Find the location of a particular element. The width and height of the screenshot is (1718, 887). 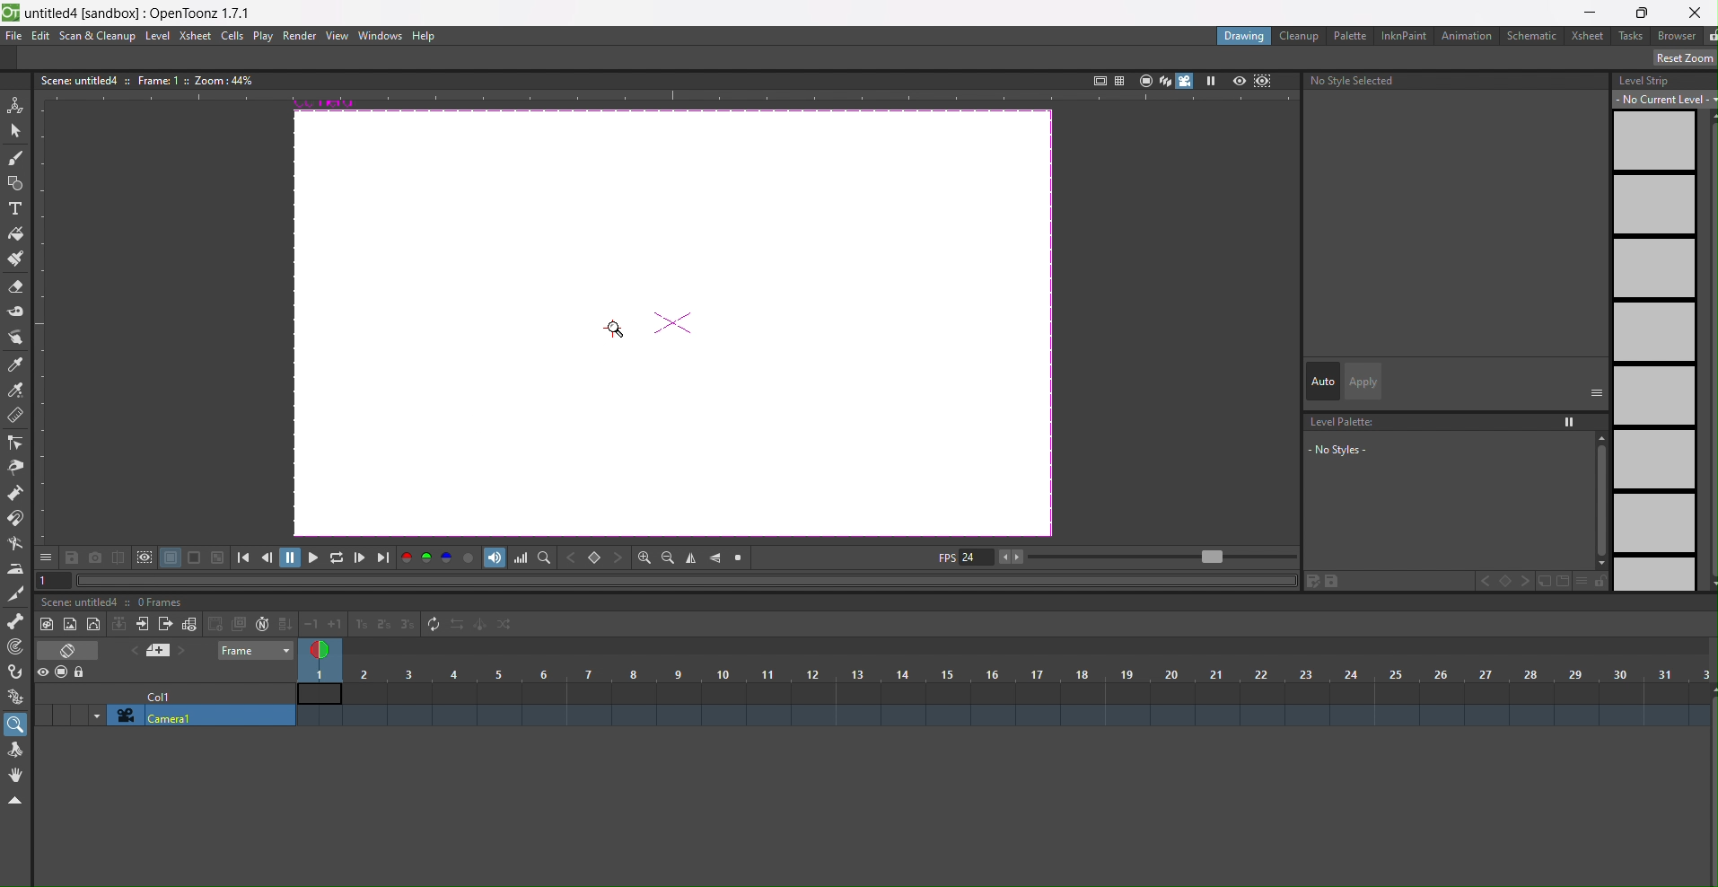

 is located at coordinates (17, 777).